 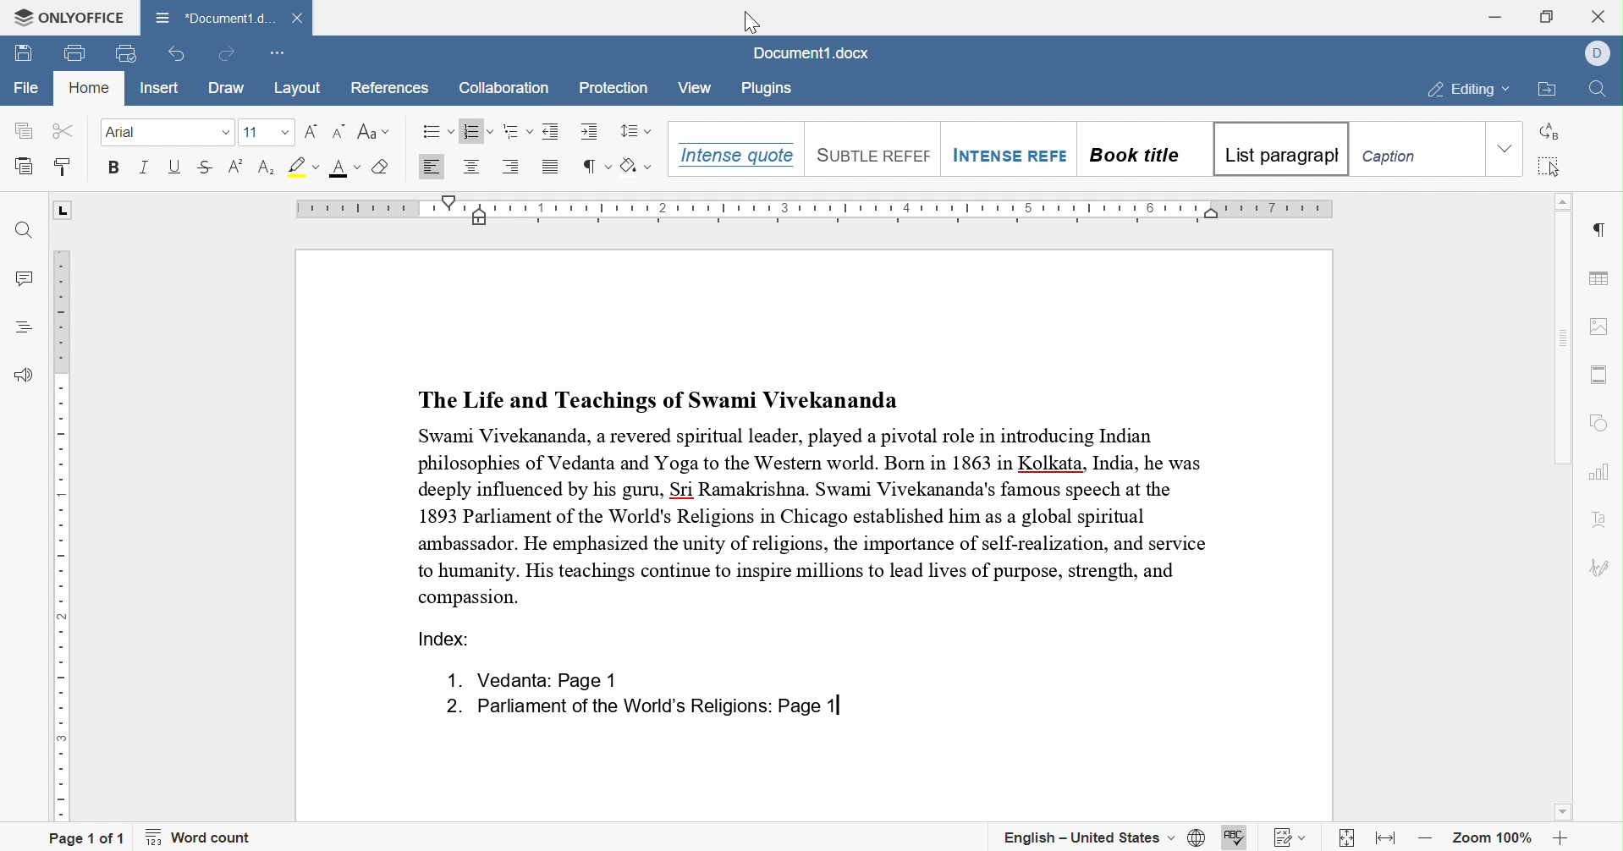 I want to click on font size, so click(x=255, y=133).